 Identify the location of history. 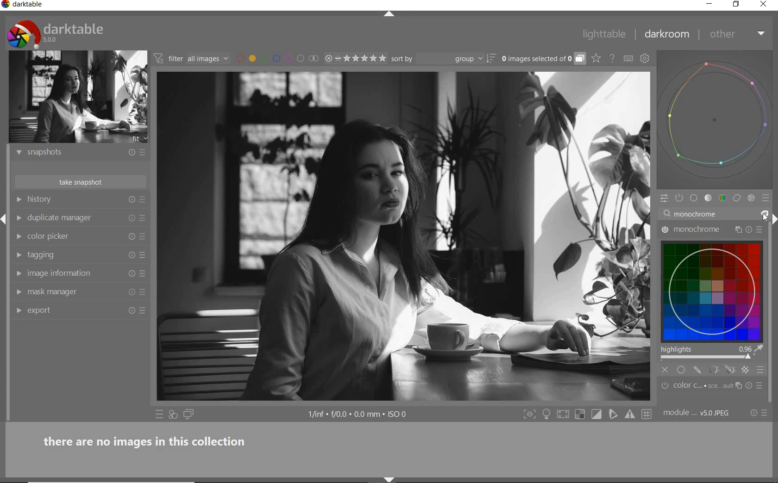
(75, 200).